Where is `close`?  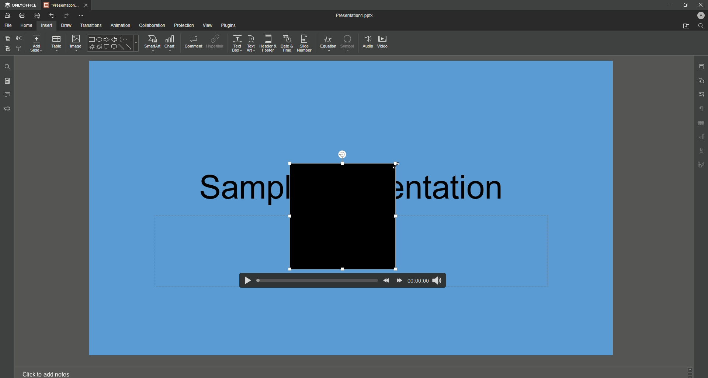
close is located at coordinates (701, 5).